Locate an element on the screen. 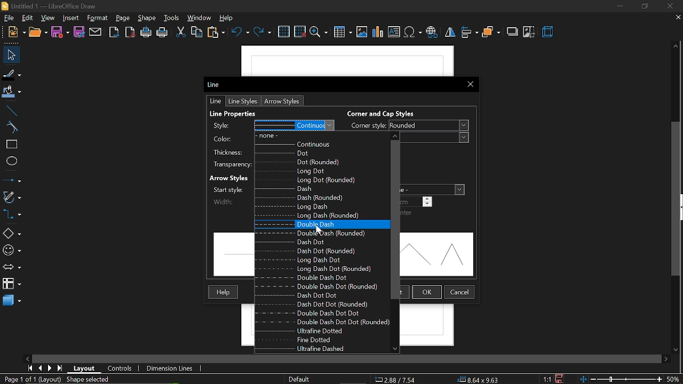  preview is located at coordinates (440, 255).